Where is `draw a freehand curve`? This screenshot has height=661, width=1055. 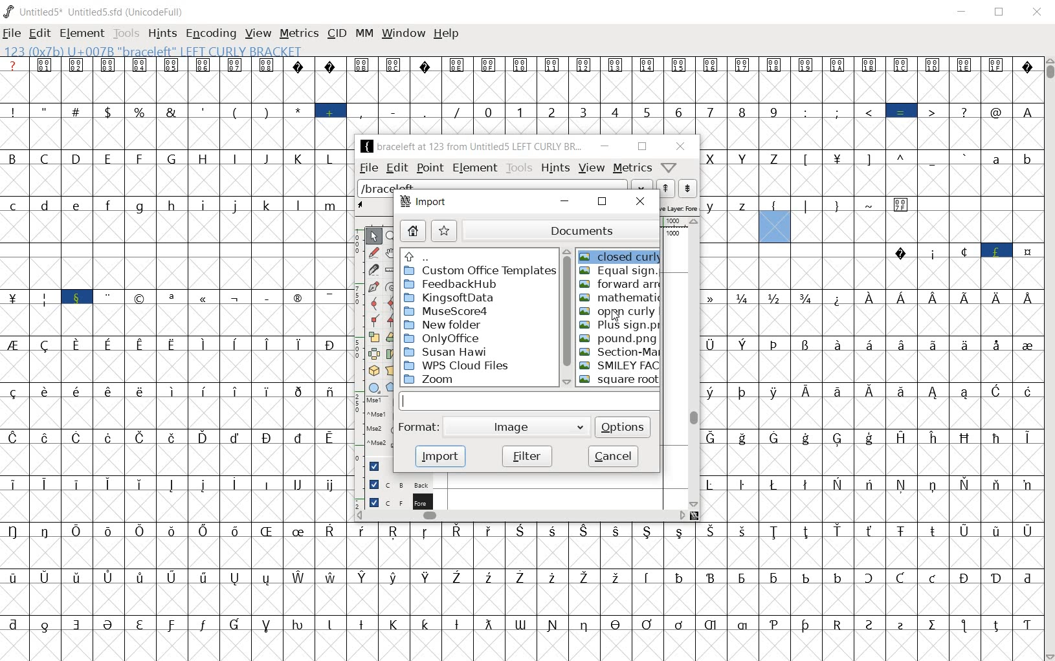
draw a freehand curve is located at coordinates (374, 253).